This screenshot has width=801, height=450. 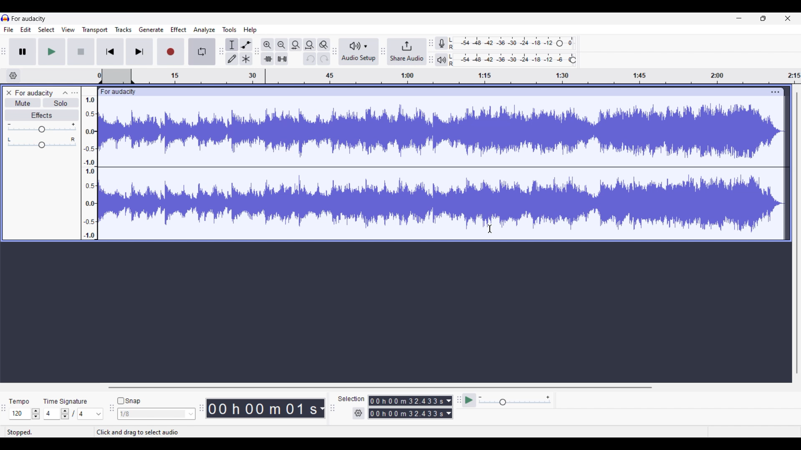 I want to click on Fit project to width, so click(x=310, y=45).